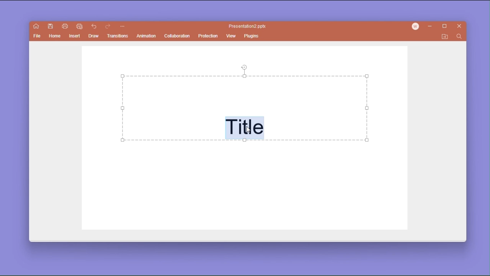 The width and height of the screenshot is (490, 276). Describe the element at coordinates (65, 26) in the screenshot. I see `print file` at that location.